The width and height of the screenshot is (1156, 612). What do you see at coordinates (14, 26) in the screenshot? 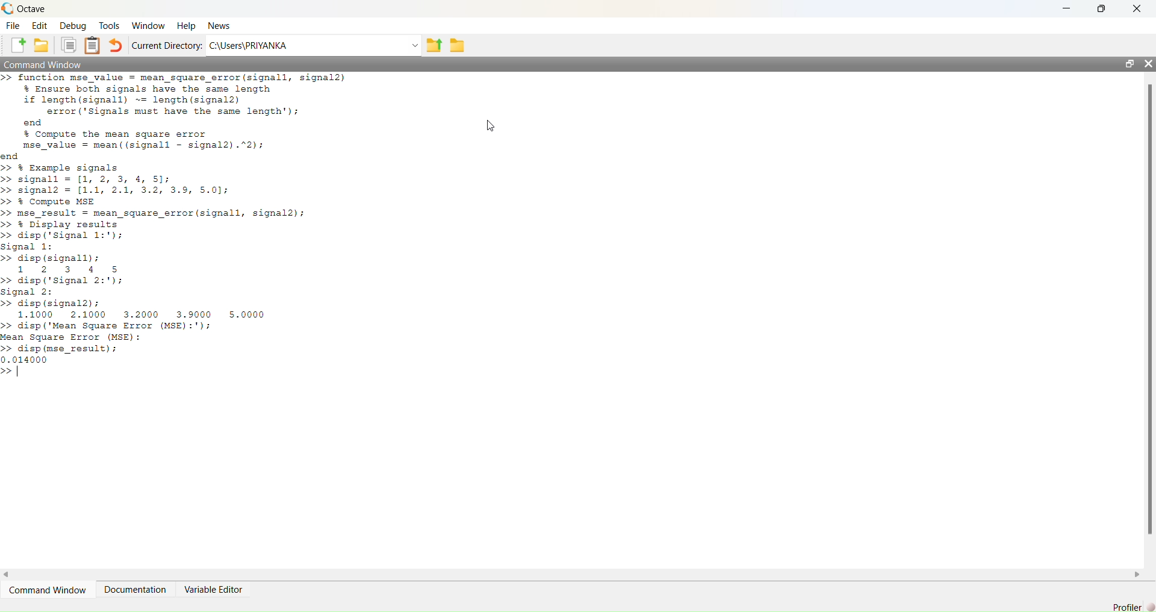
I see `file` at bounding box center [14, 26].